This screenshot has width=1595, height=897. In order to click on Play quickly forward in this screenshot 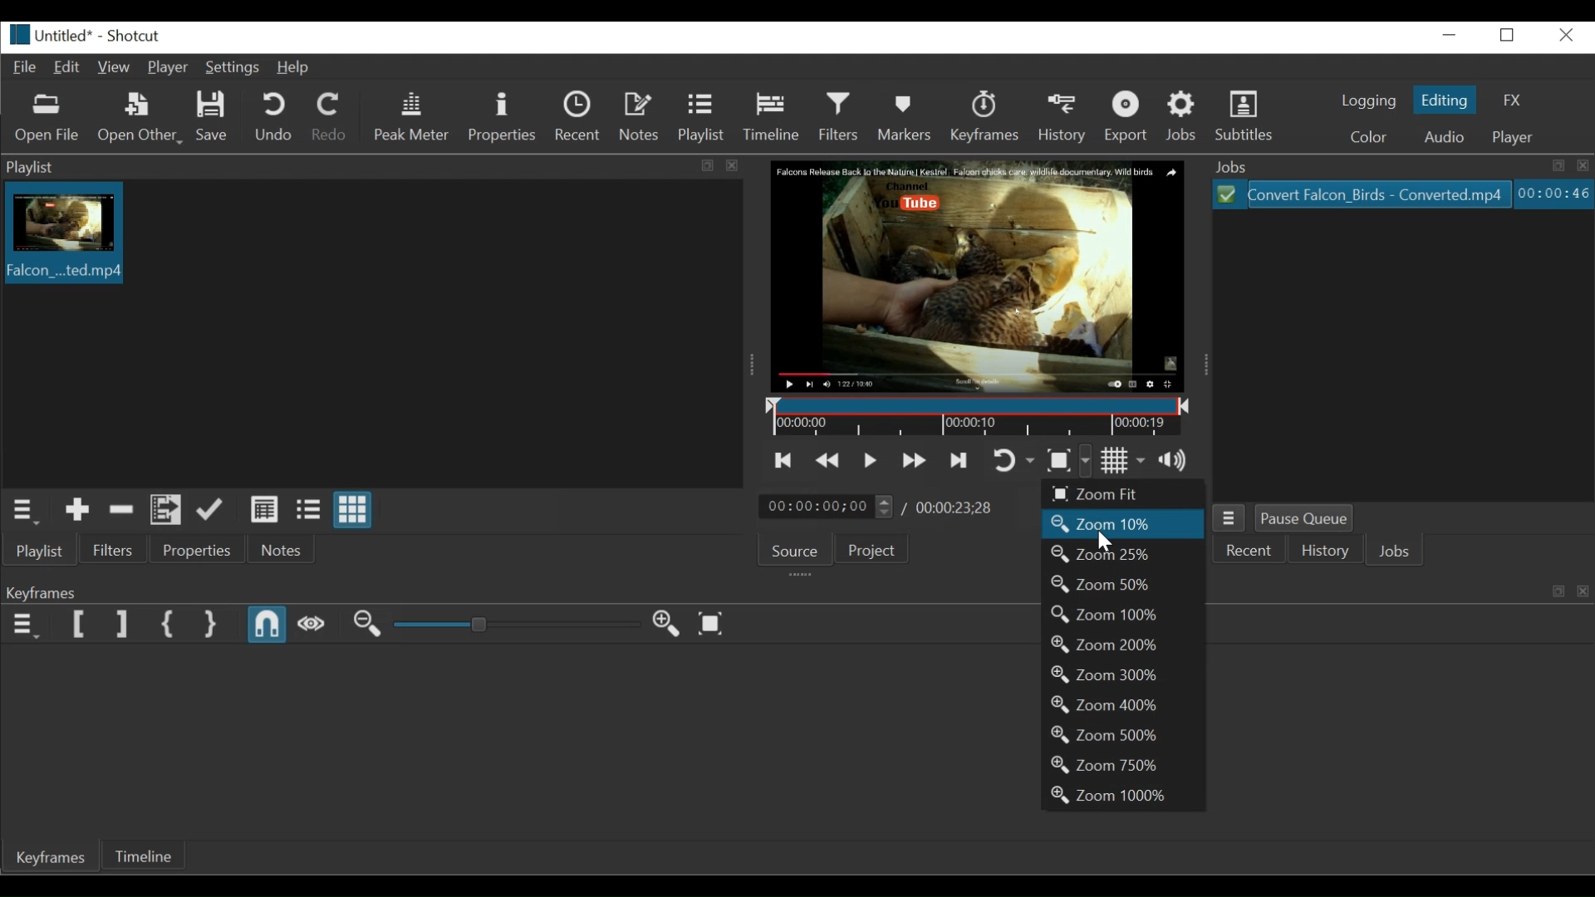, I will do `click(913, 459)`.